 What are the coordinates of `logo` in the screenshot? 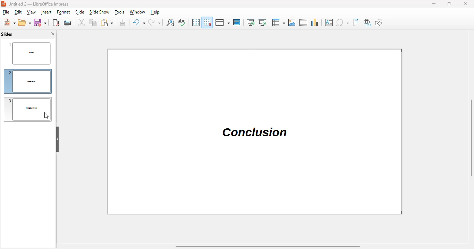 It's located at (3, 3).